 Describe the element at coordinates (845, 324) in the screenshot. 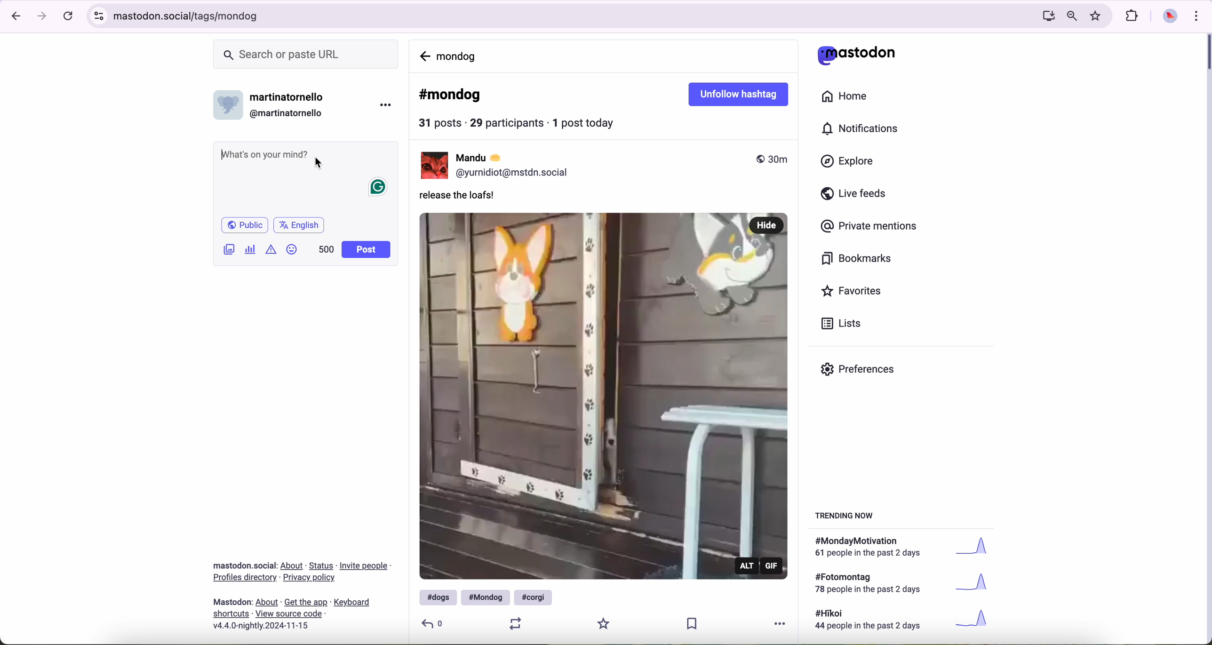

I see `lists` at that location.